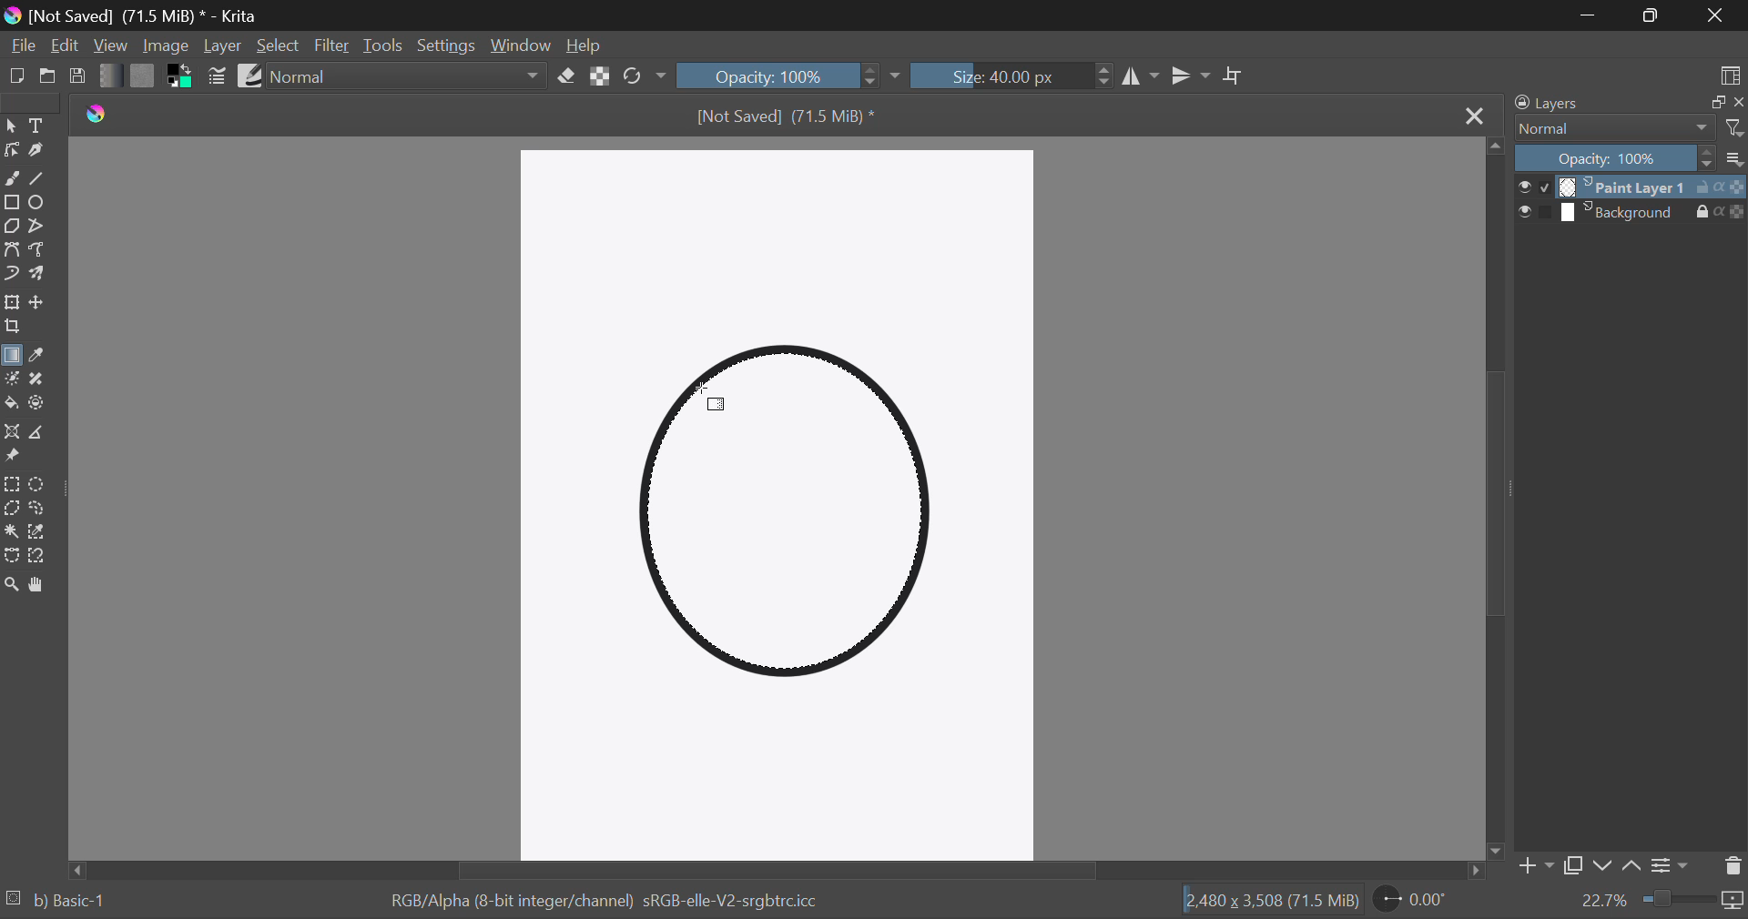  Describe the element at coordinates (1624, 187) in the screenshot. I see `layer 1` at that location.